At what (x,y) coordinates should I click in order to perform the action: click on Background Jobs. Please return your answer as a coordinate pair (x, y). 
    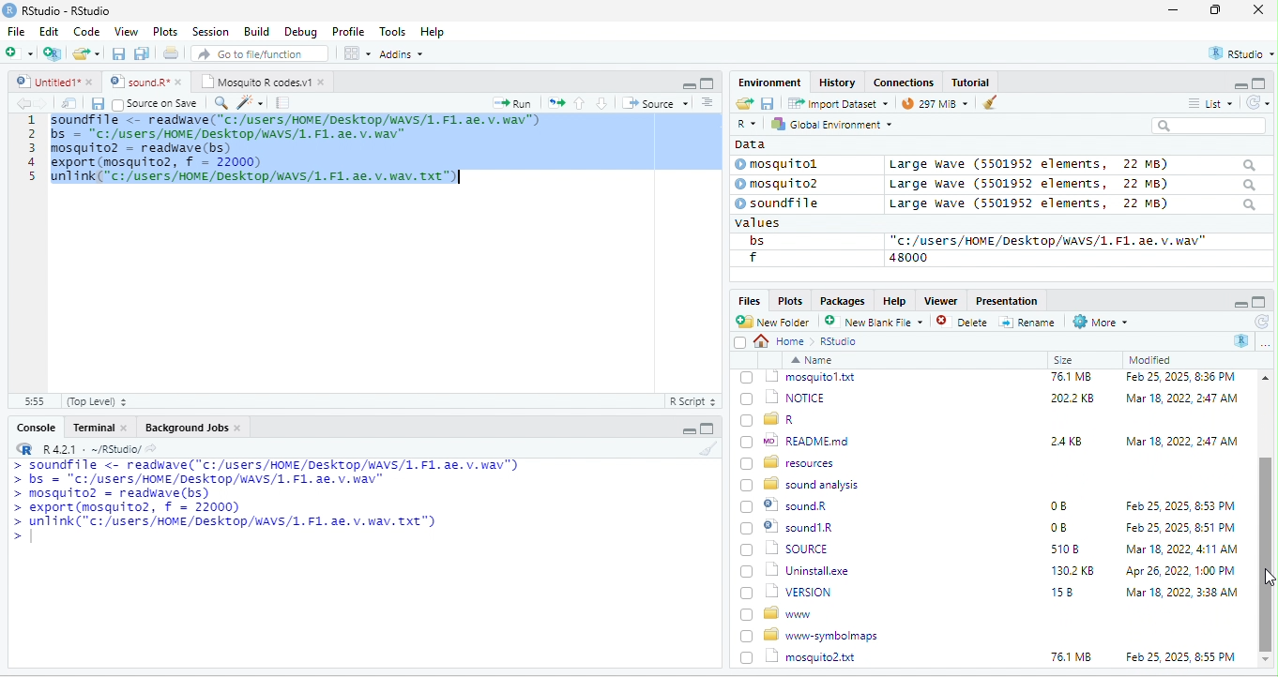
    Looking at the image, I should click on (192, 427).